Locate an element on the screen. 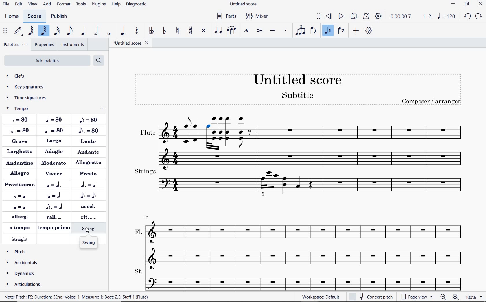 The image size is (486, 302). 32ND NOTE is located at coordinates (45, 31).